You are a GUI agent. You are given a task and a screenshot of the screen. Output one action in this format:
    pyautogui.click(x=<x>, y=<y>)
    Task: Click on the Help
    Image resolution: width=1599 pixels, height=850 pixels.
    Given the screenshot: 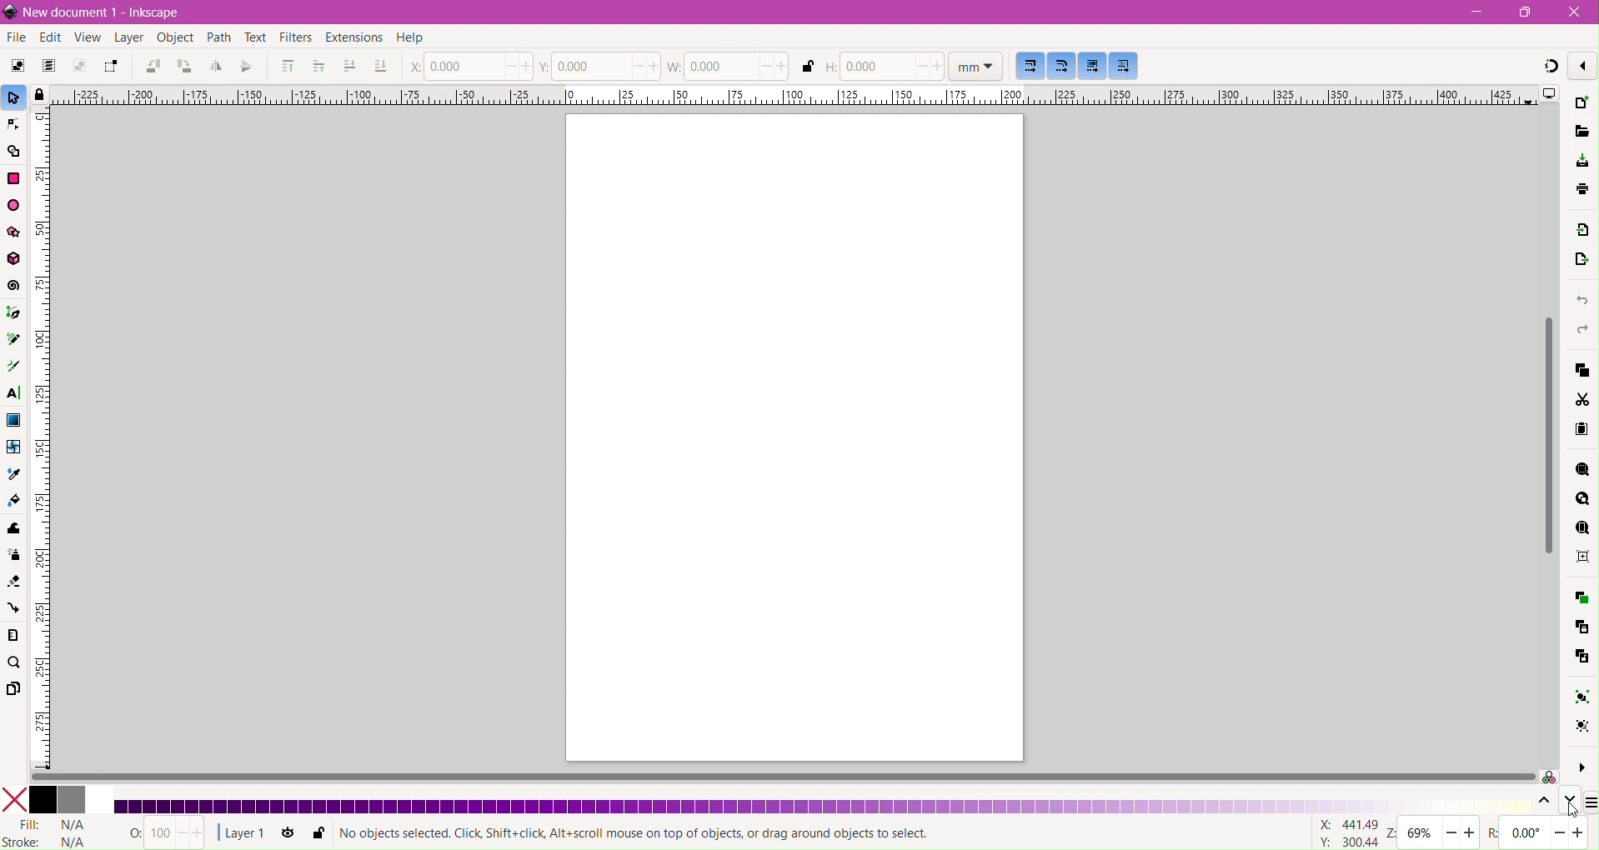 What is the action you would take?
    pyautogui.click(x=419, y=38)
    